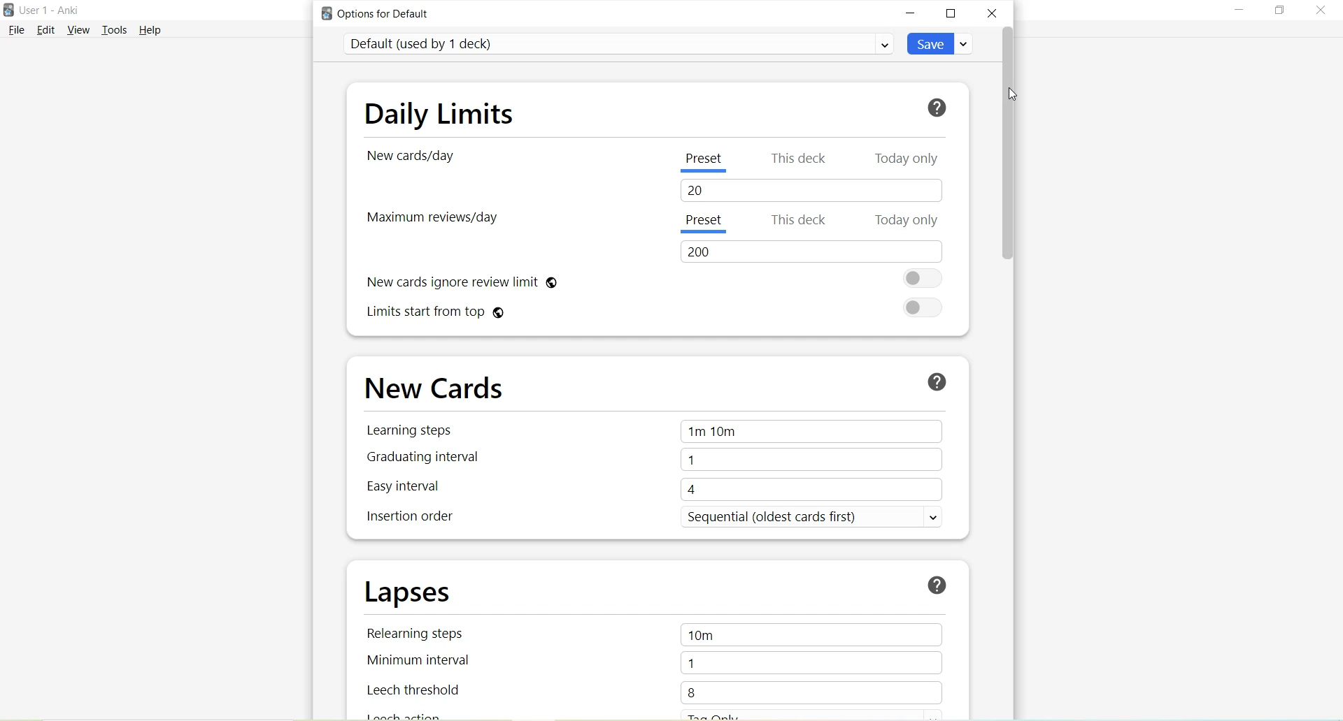 This screenshot has height=721, width=1343. What do you see at coordinates (1016, 490) in the screenshot?
I see `Scroll` at bounding box center [1016, 490].